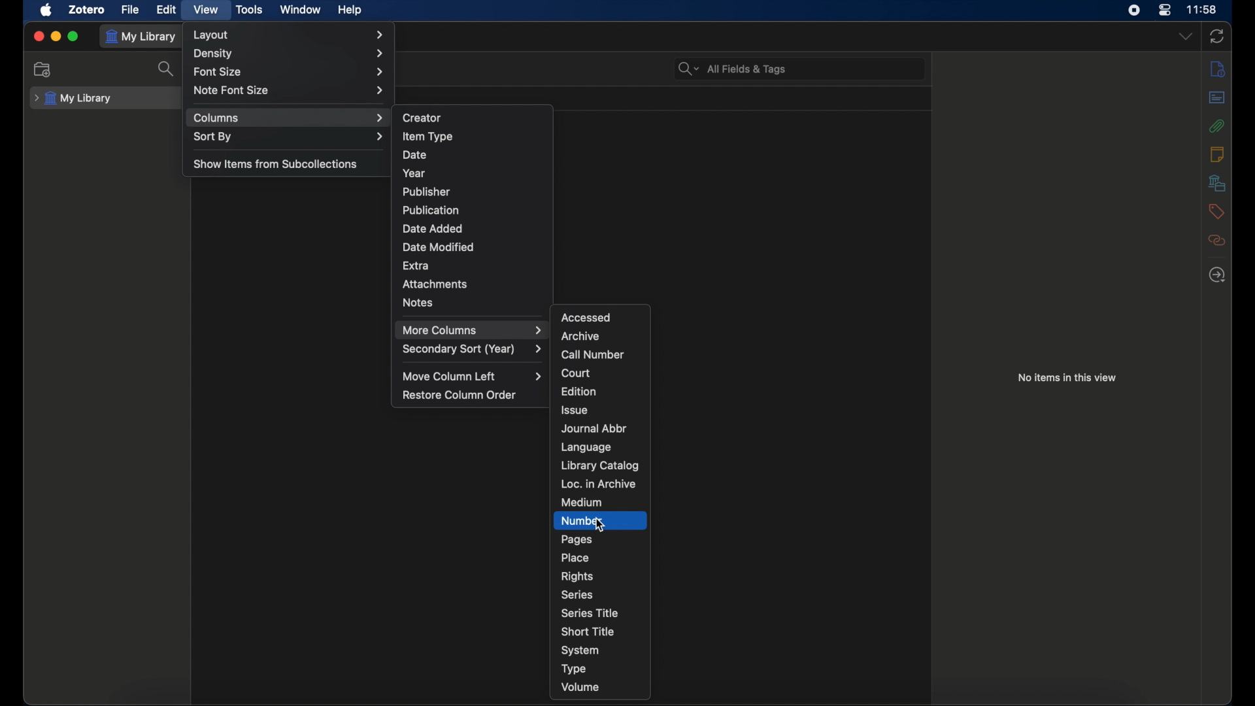 This screenshot has width=1255, height=706. What do you see at coordinates (575, 557) in the screenshot?
I see `place` at bounding box center [575, 557].